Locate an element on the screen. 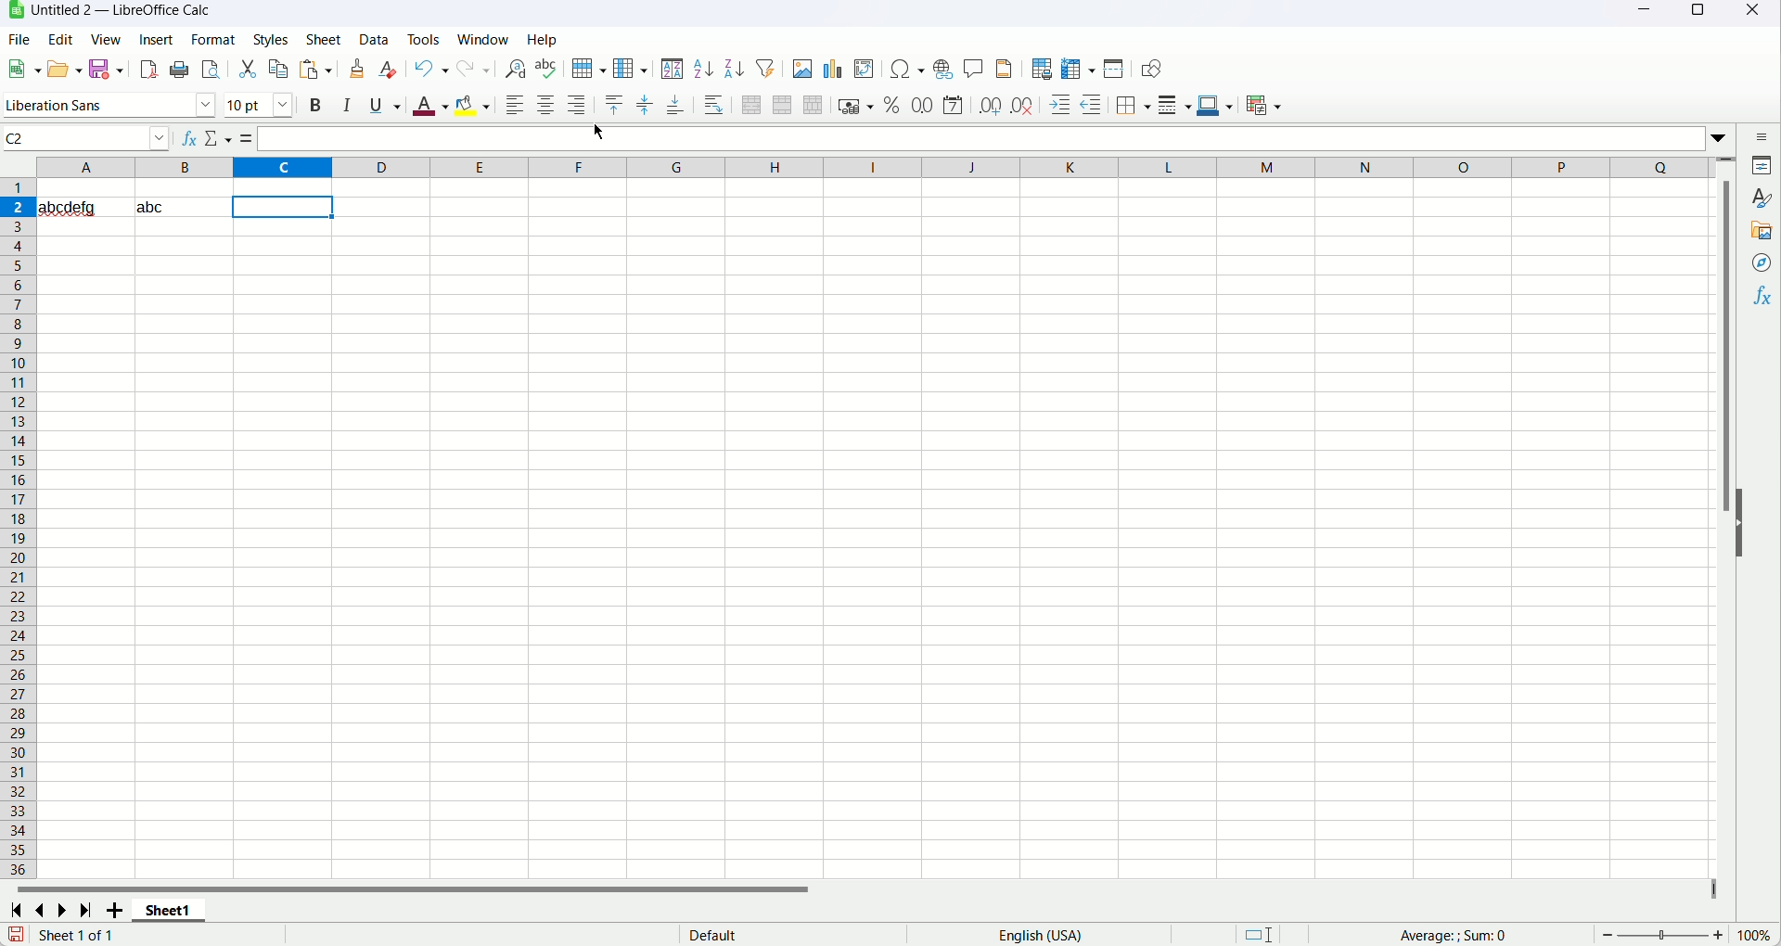 The height and width of the screenshot is (946, 1781). accept is located at coordinates (237, 138).